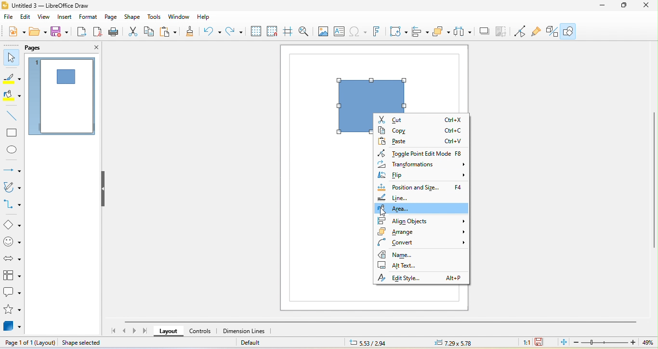 The height and width of the screenshot is (349, 658). I want to click on first page, so click(111, 331).